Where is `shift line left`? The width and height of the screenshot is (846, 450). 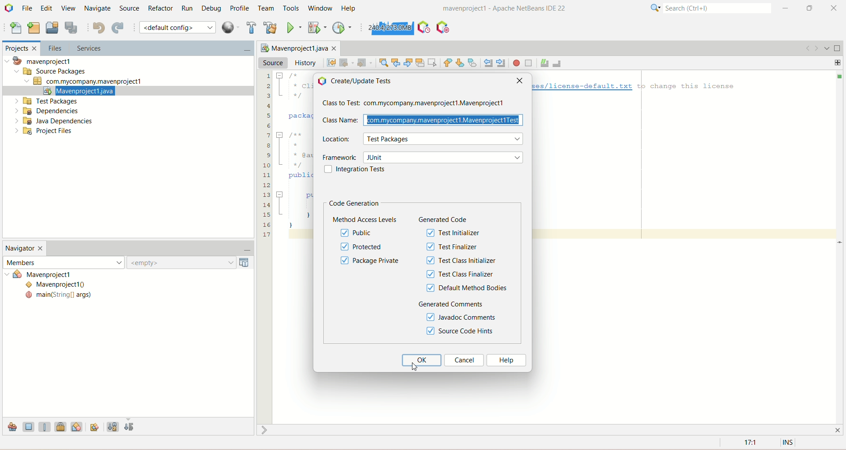
shift line left is located at coordinates (488, 63).